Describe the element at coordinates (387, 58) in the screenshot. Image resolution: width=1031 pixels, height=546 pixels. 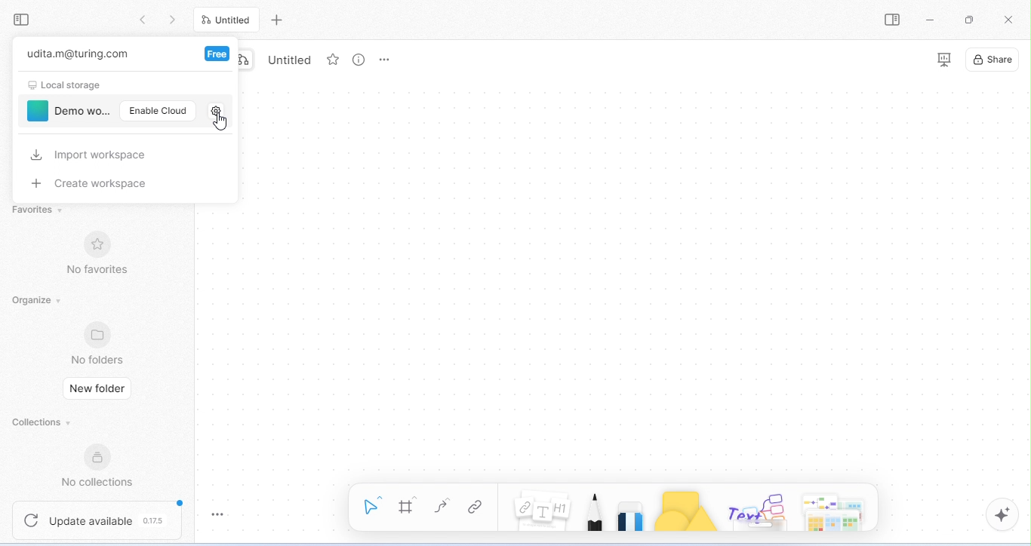
I see `rename and more` at that location.